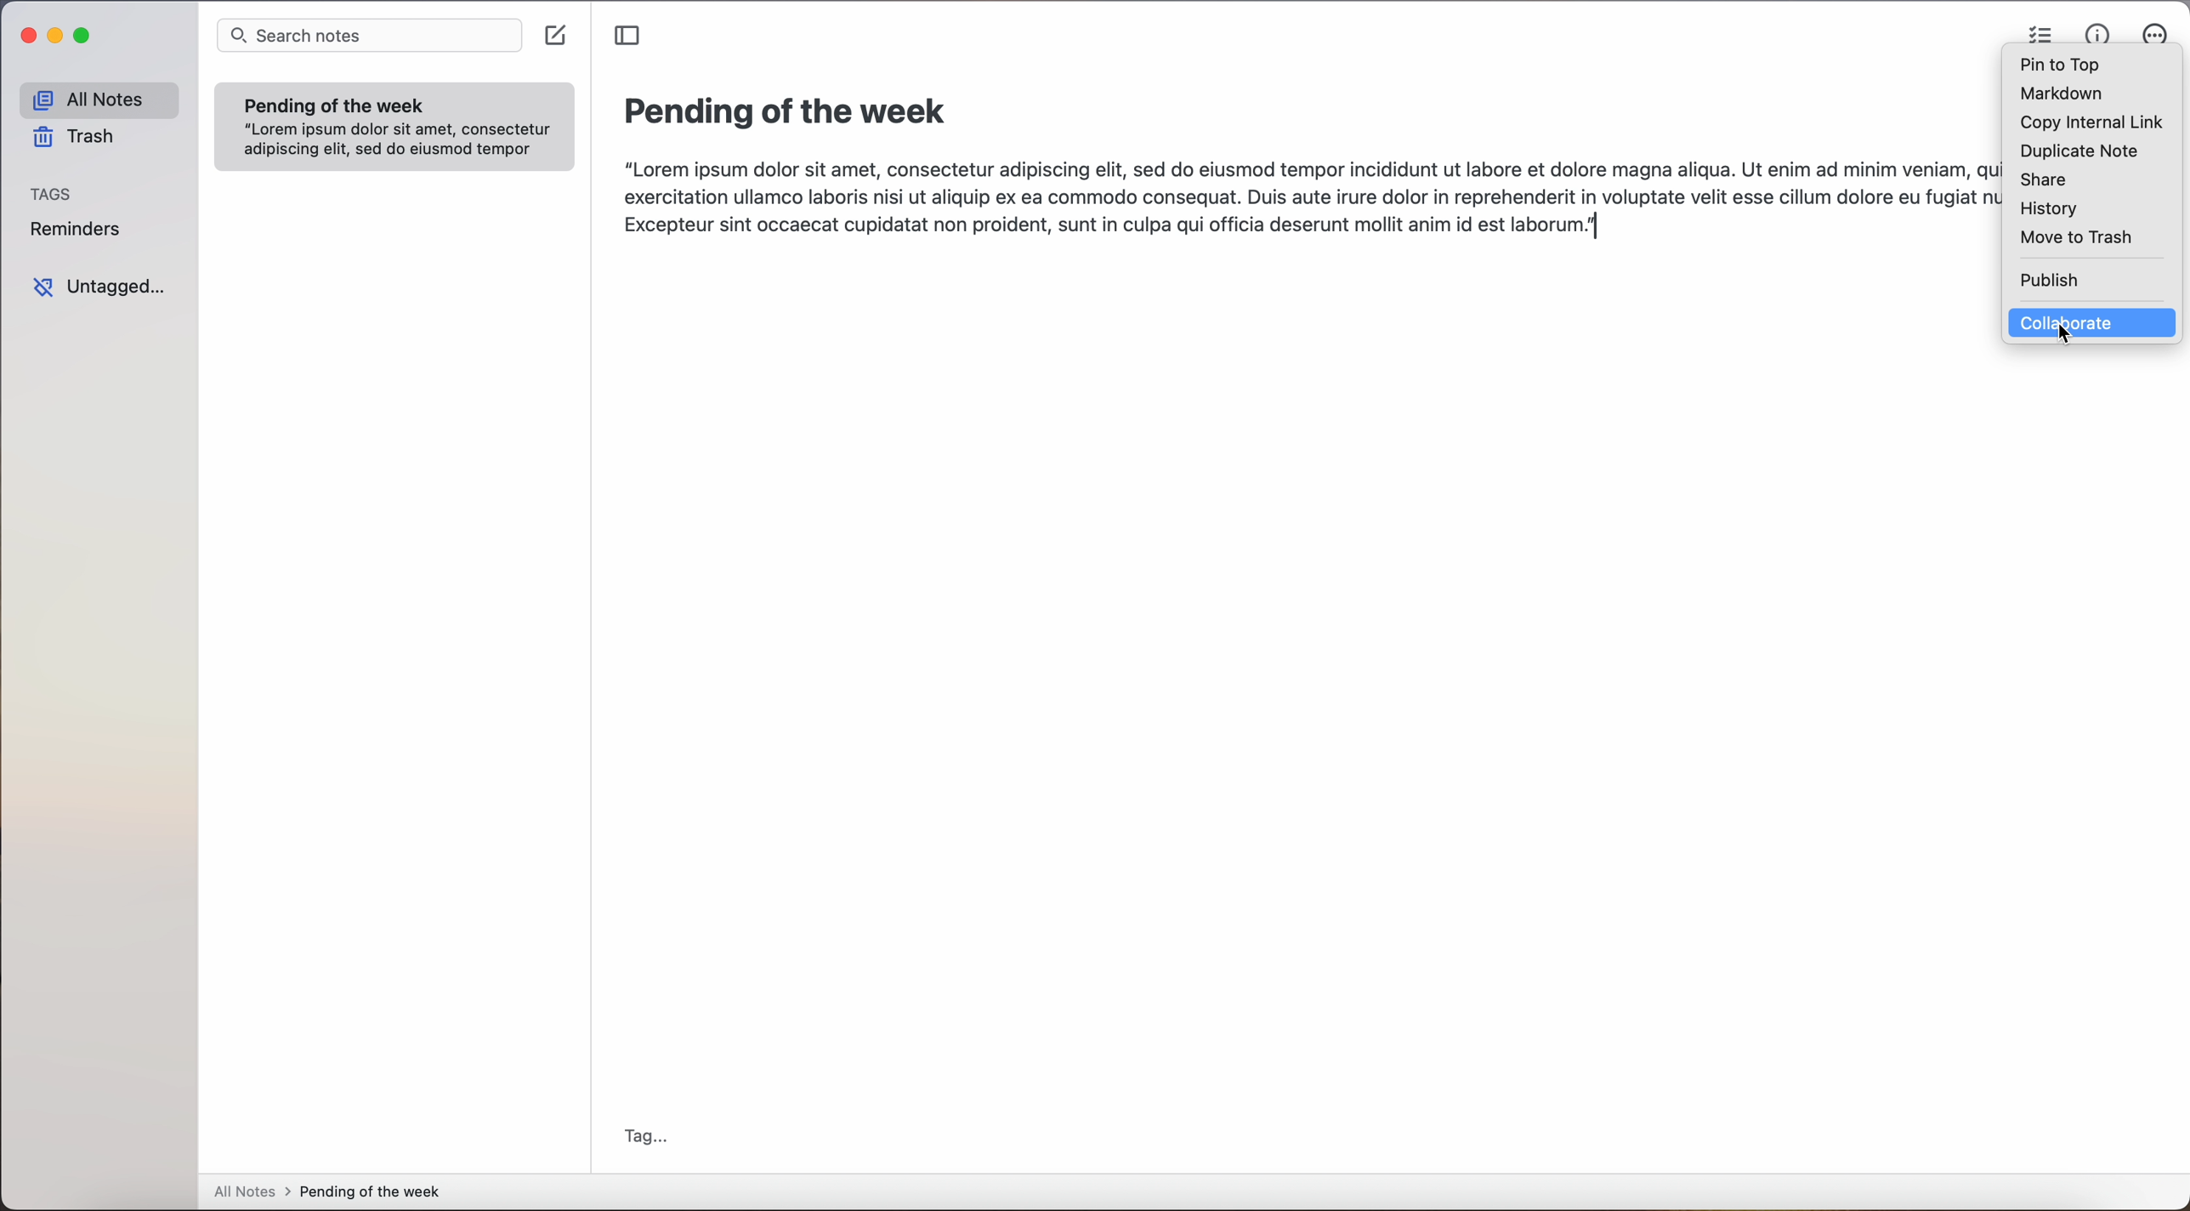 Image resolution: width=2190 pixels, height=1211 pixels. I want to click on trash, so click(78, 140).